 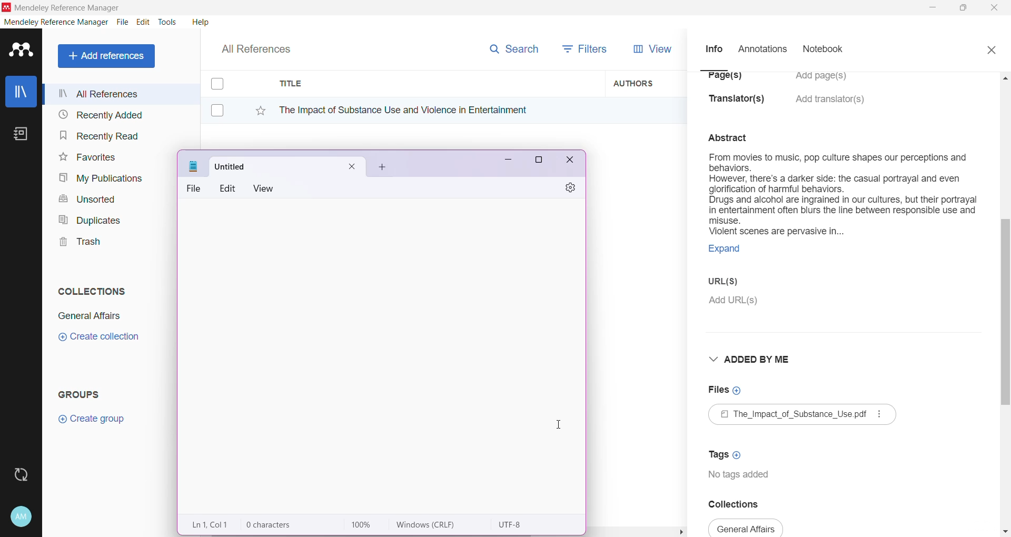 What do you see at coordinates (83, 394) in the screenshot?
I see `Groups` at bounding box center [83, 394].